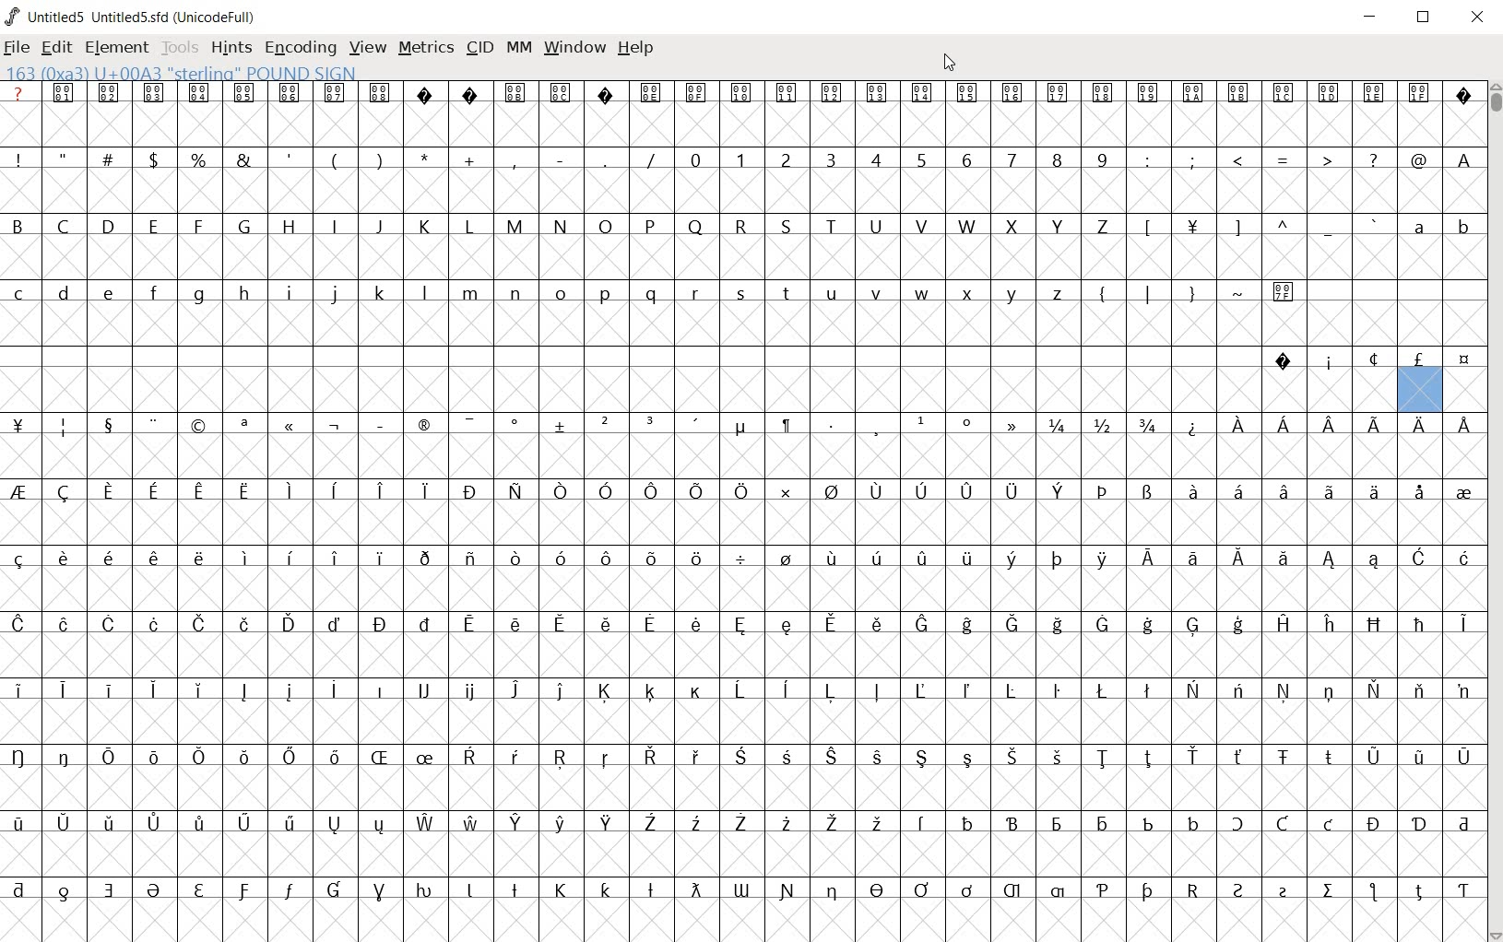 This screenshot has width=1503, height=942. I want to click on o, so click(561, 295).